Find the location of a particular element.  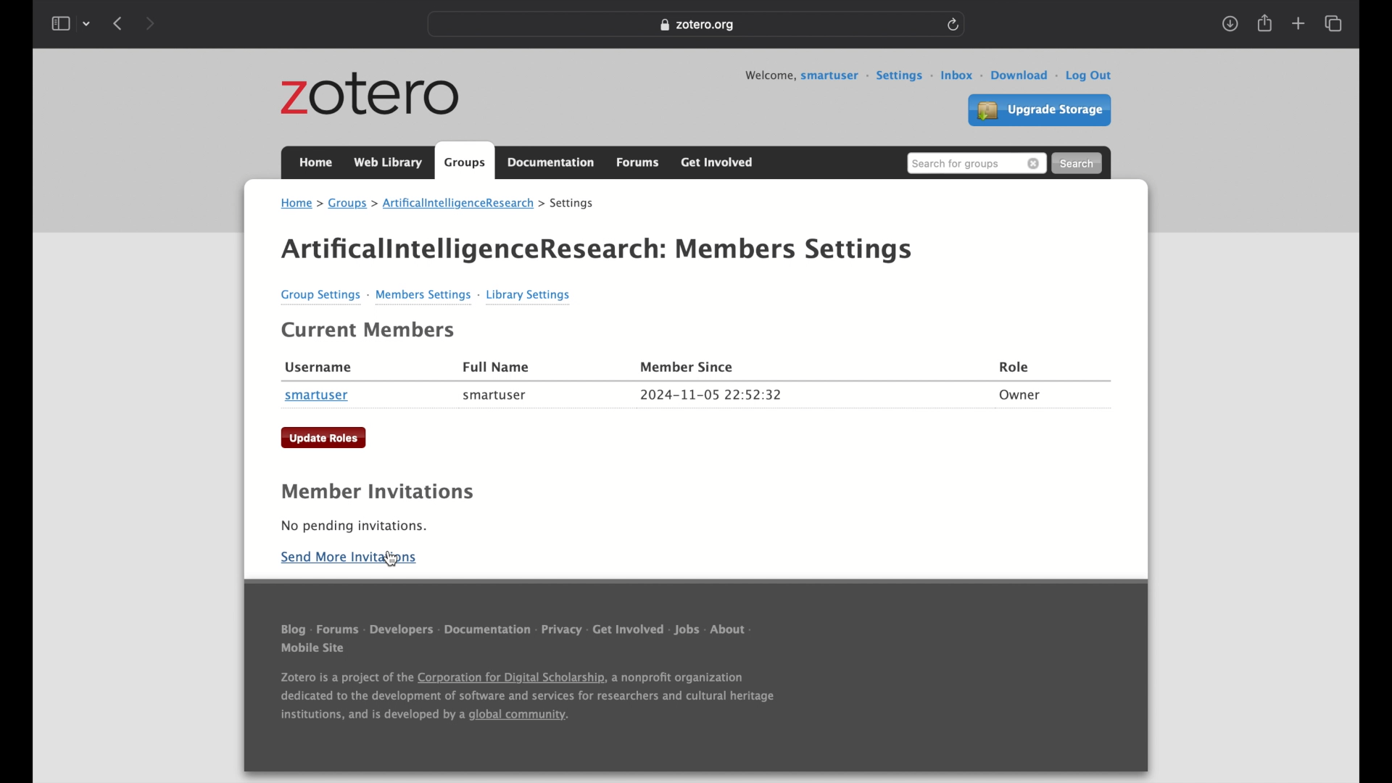

artificialintelligenceresearch is located at coordinates (474, 250).